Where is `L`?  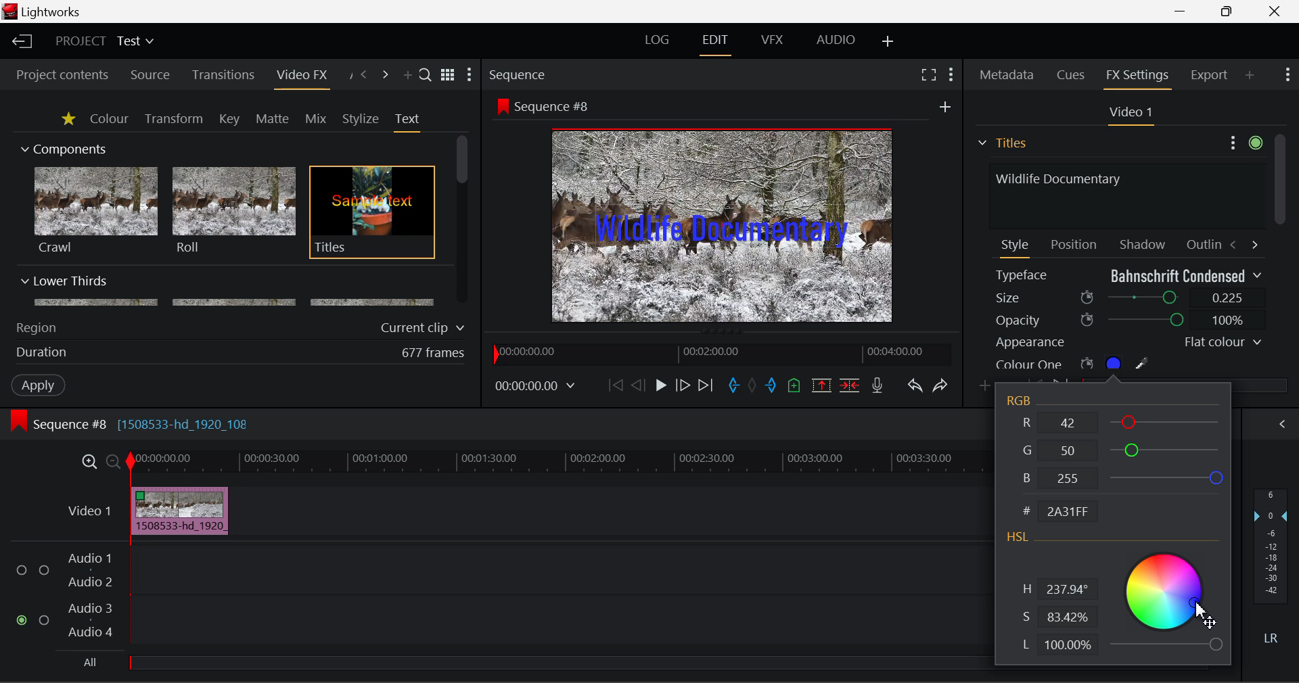
L is located at coordinates (1057, 646).